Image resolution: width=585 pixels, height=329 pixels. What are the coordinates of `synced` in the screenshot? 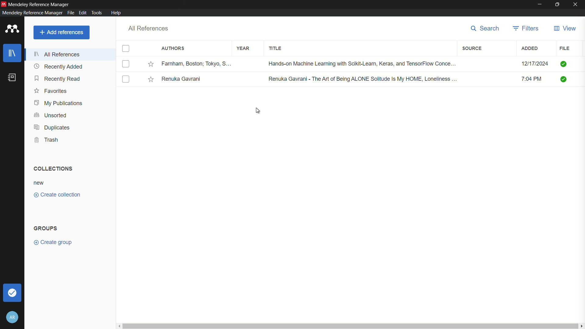 It's located at (12, 293).